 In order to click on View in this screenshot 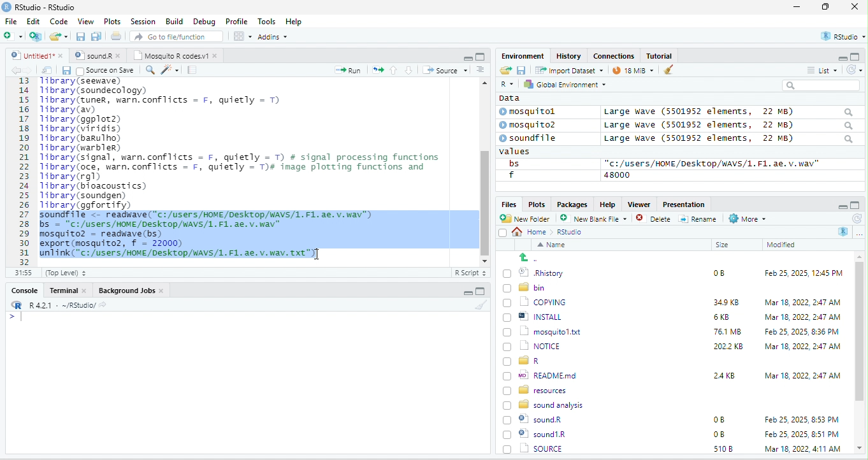, I will do `click(85, 22)`.